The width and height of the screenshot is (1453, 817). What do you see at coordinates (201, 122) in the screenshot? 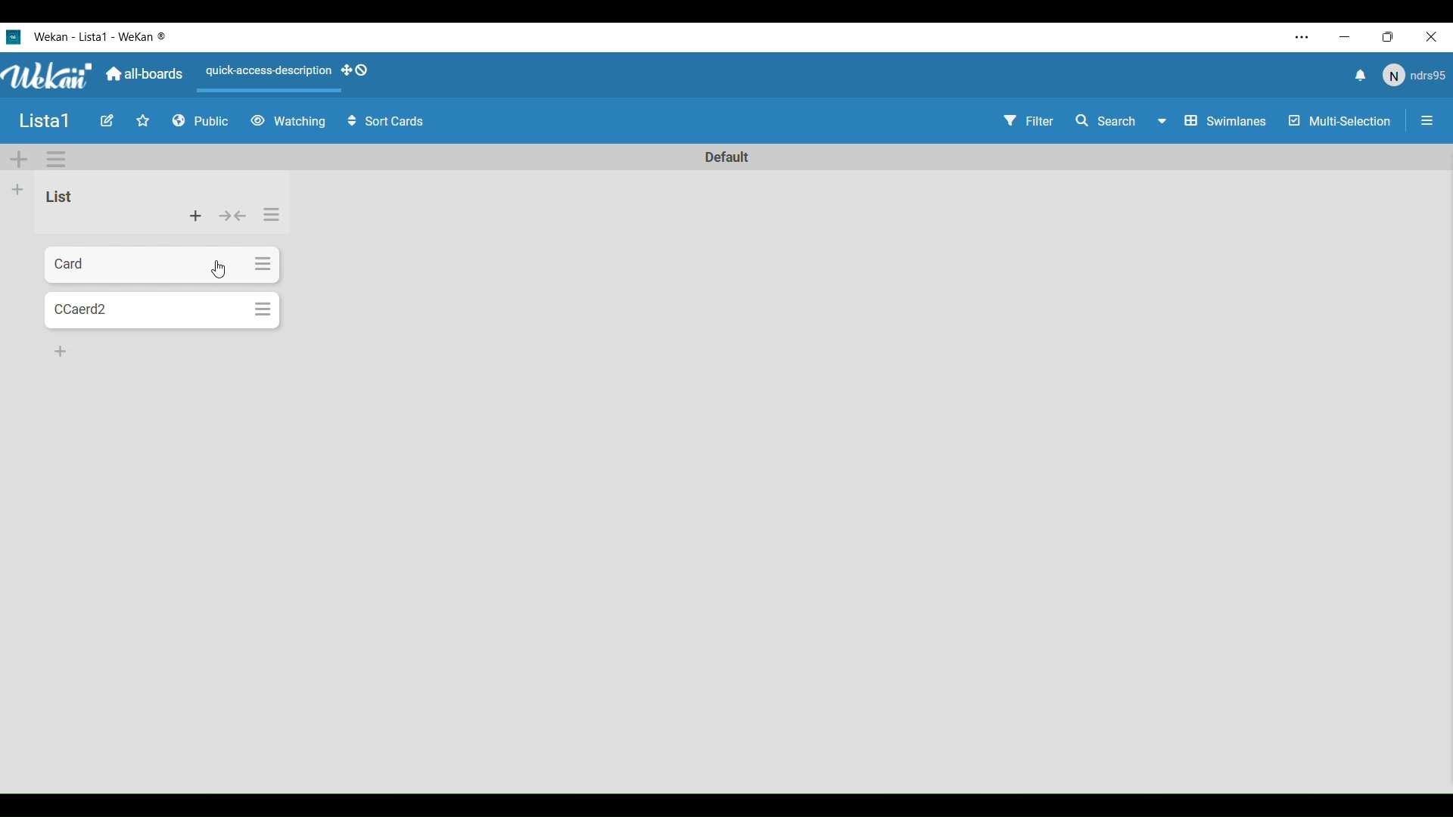
I see `Public` at bounding box center [201, 122].